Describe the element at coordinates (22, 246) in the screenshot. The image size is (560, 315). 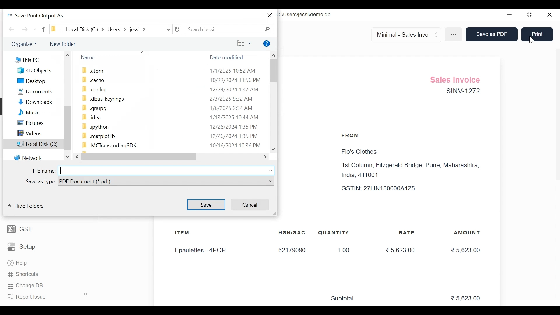
I see `Setup` at that location.